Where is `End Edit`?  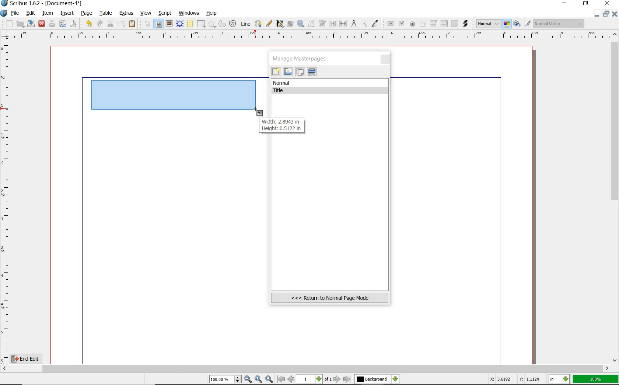 End Edit is located at coordinates (31, 358).